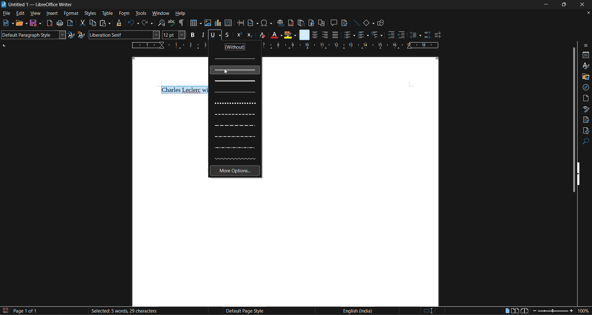  Describe the element at coordinates (123, 311) in the screenshot. I see `selected word and character count` at that location.